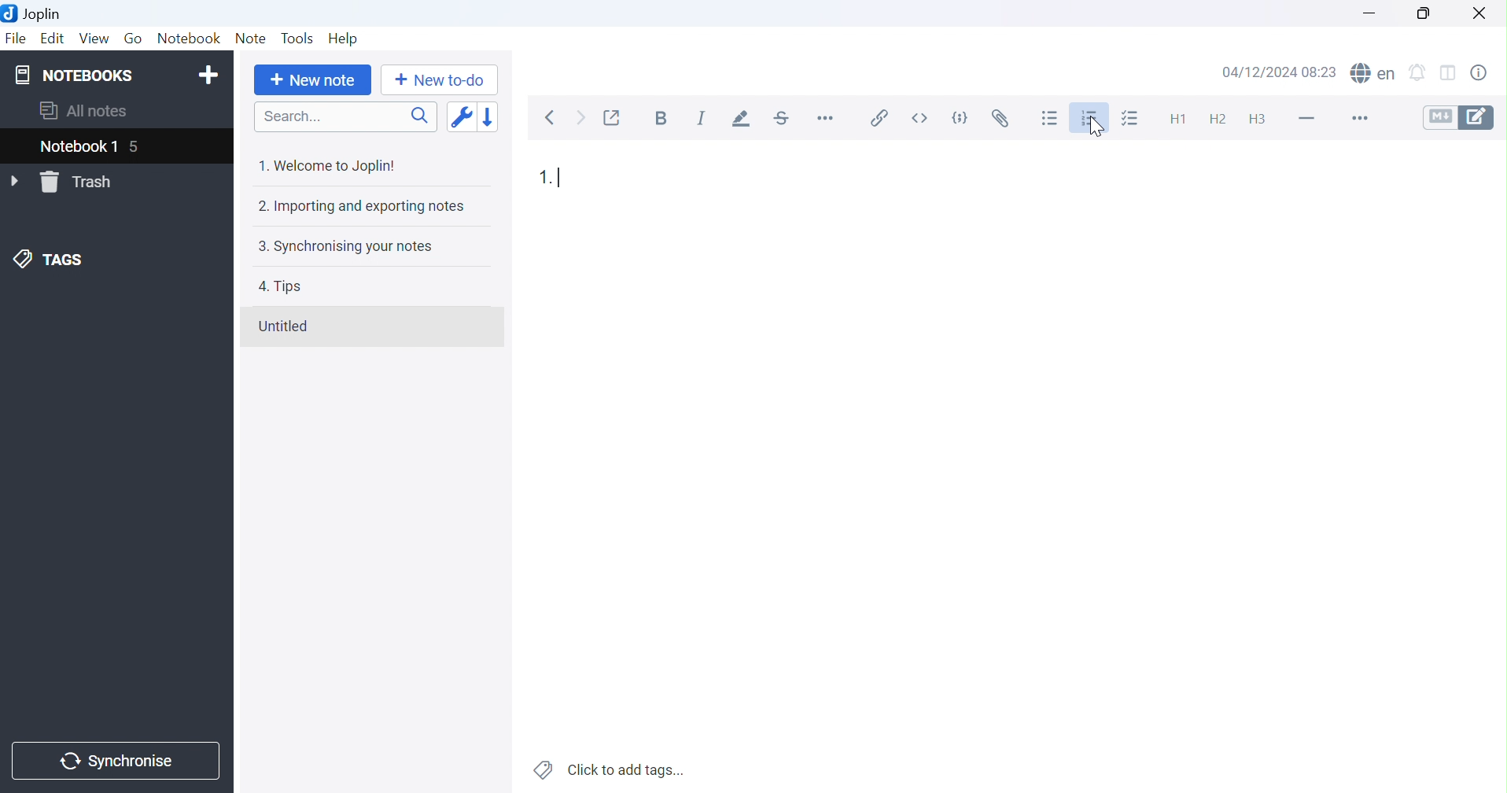 This screenshot has width=1507, height=793. I want to click on Toggle external editing, so click(614, 116).